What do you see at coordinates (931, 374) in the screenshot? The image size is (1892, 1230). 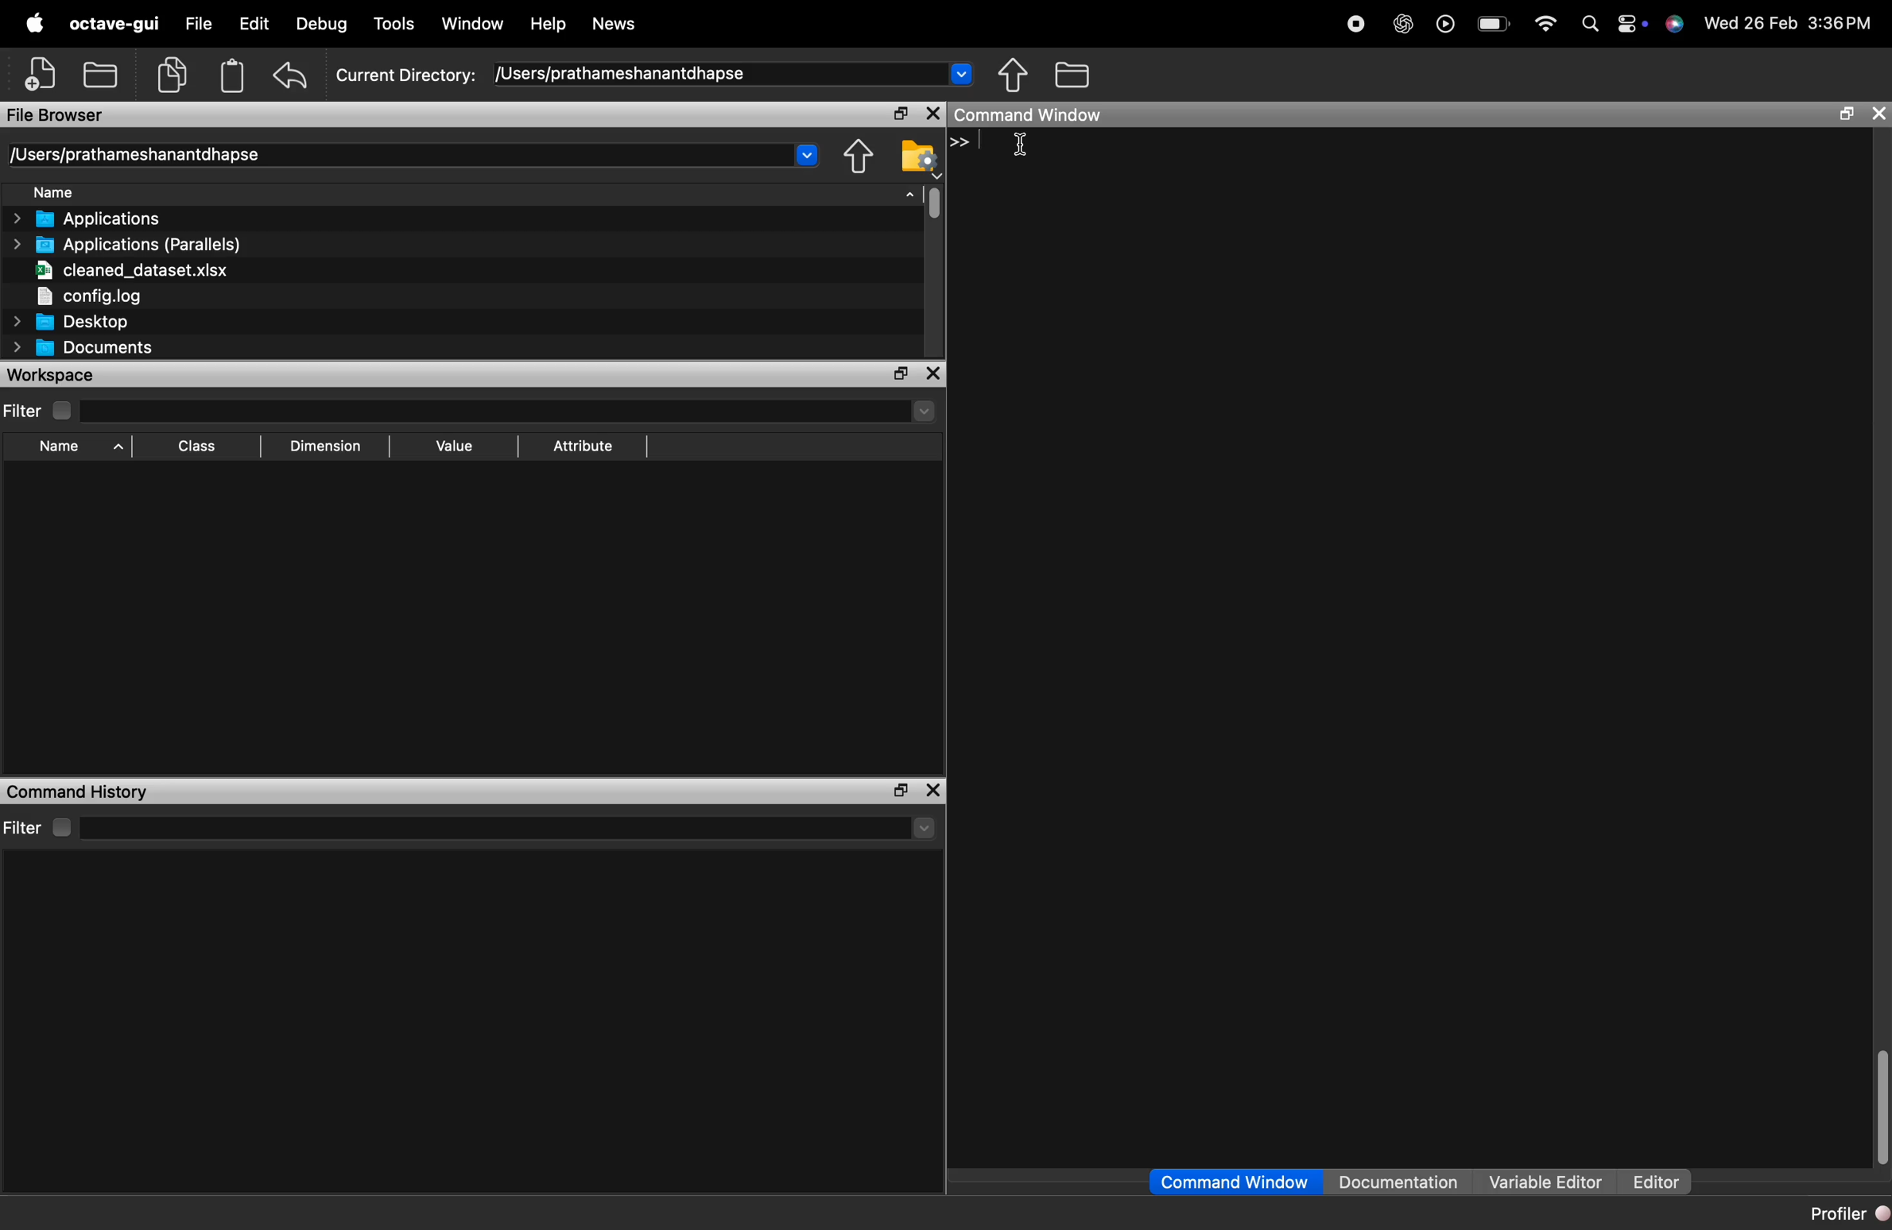 I see `close` at bounding box center [931, 374].